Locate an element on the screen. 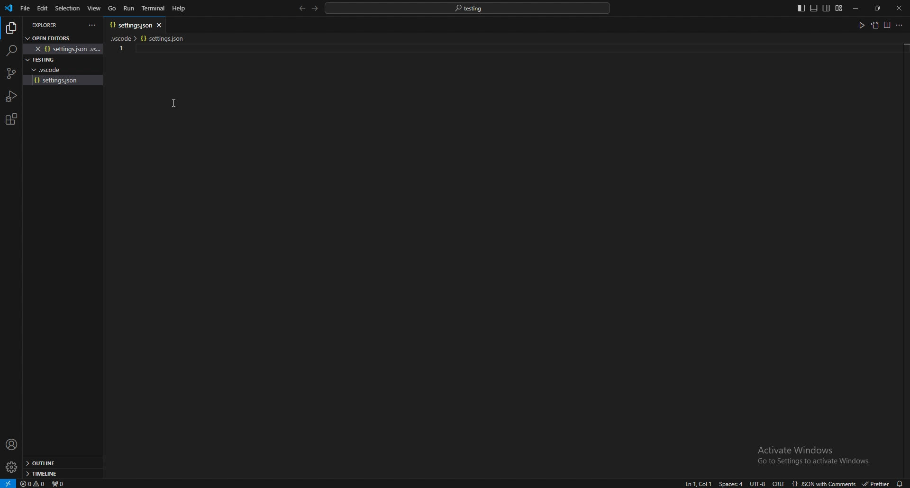 This screenshot has height=488, width=910. selection is located at coordinates (67, 8).